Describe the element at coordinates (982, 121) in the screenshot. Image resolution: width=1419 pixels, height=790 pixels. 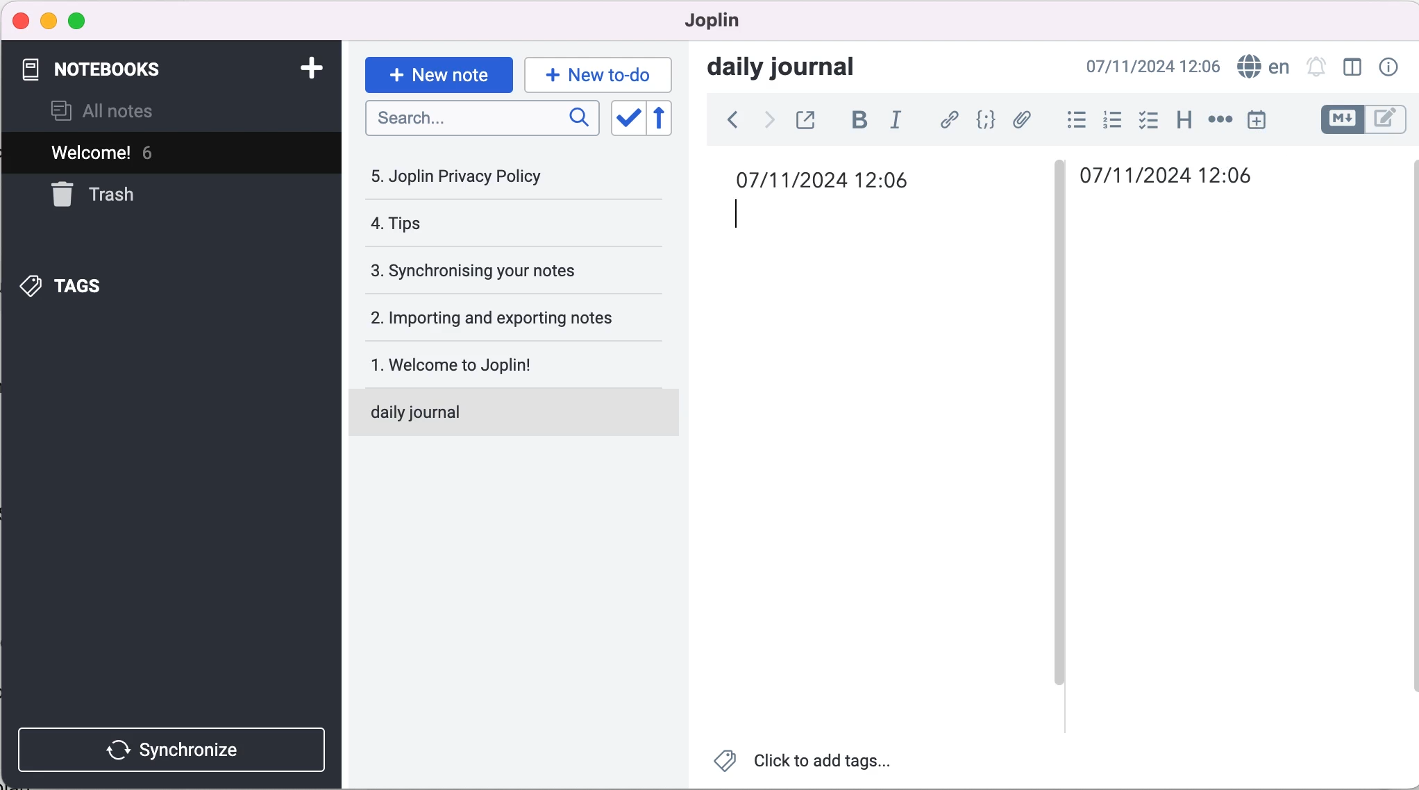
I see `code` at that location.